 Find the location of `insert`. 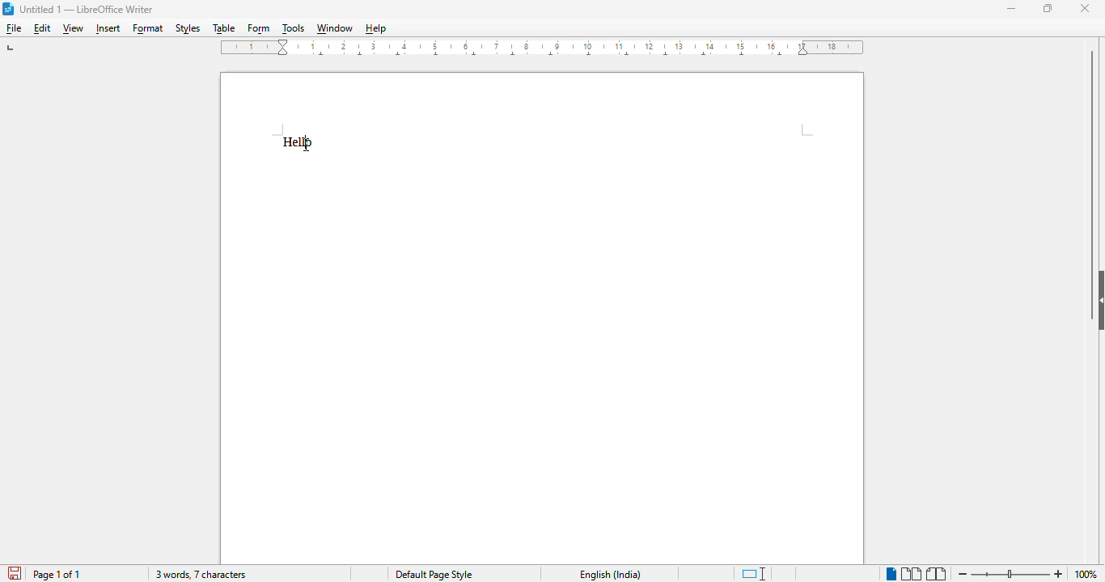

insert is located at coordinates (106, 29).